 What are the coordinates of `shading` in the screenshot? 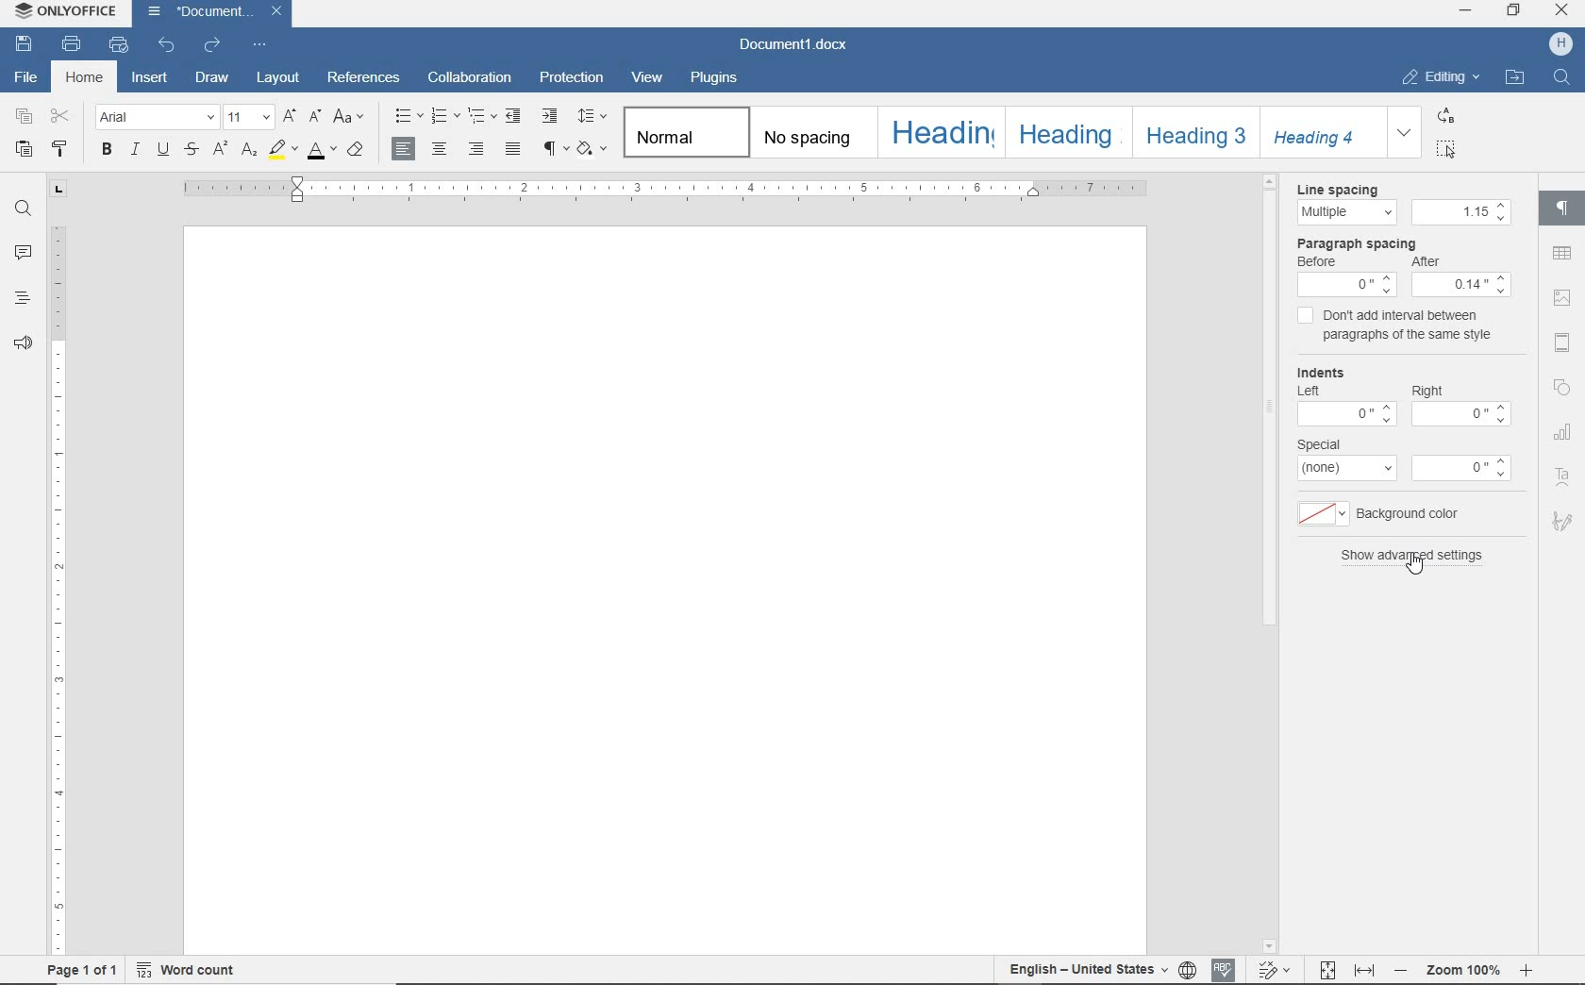 It's located at (596, 150).